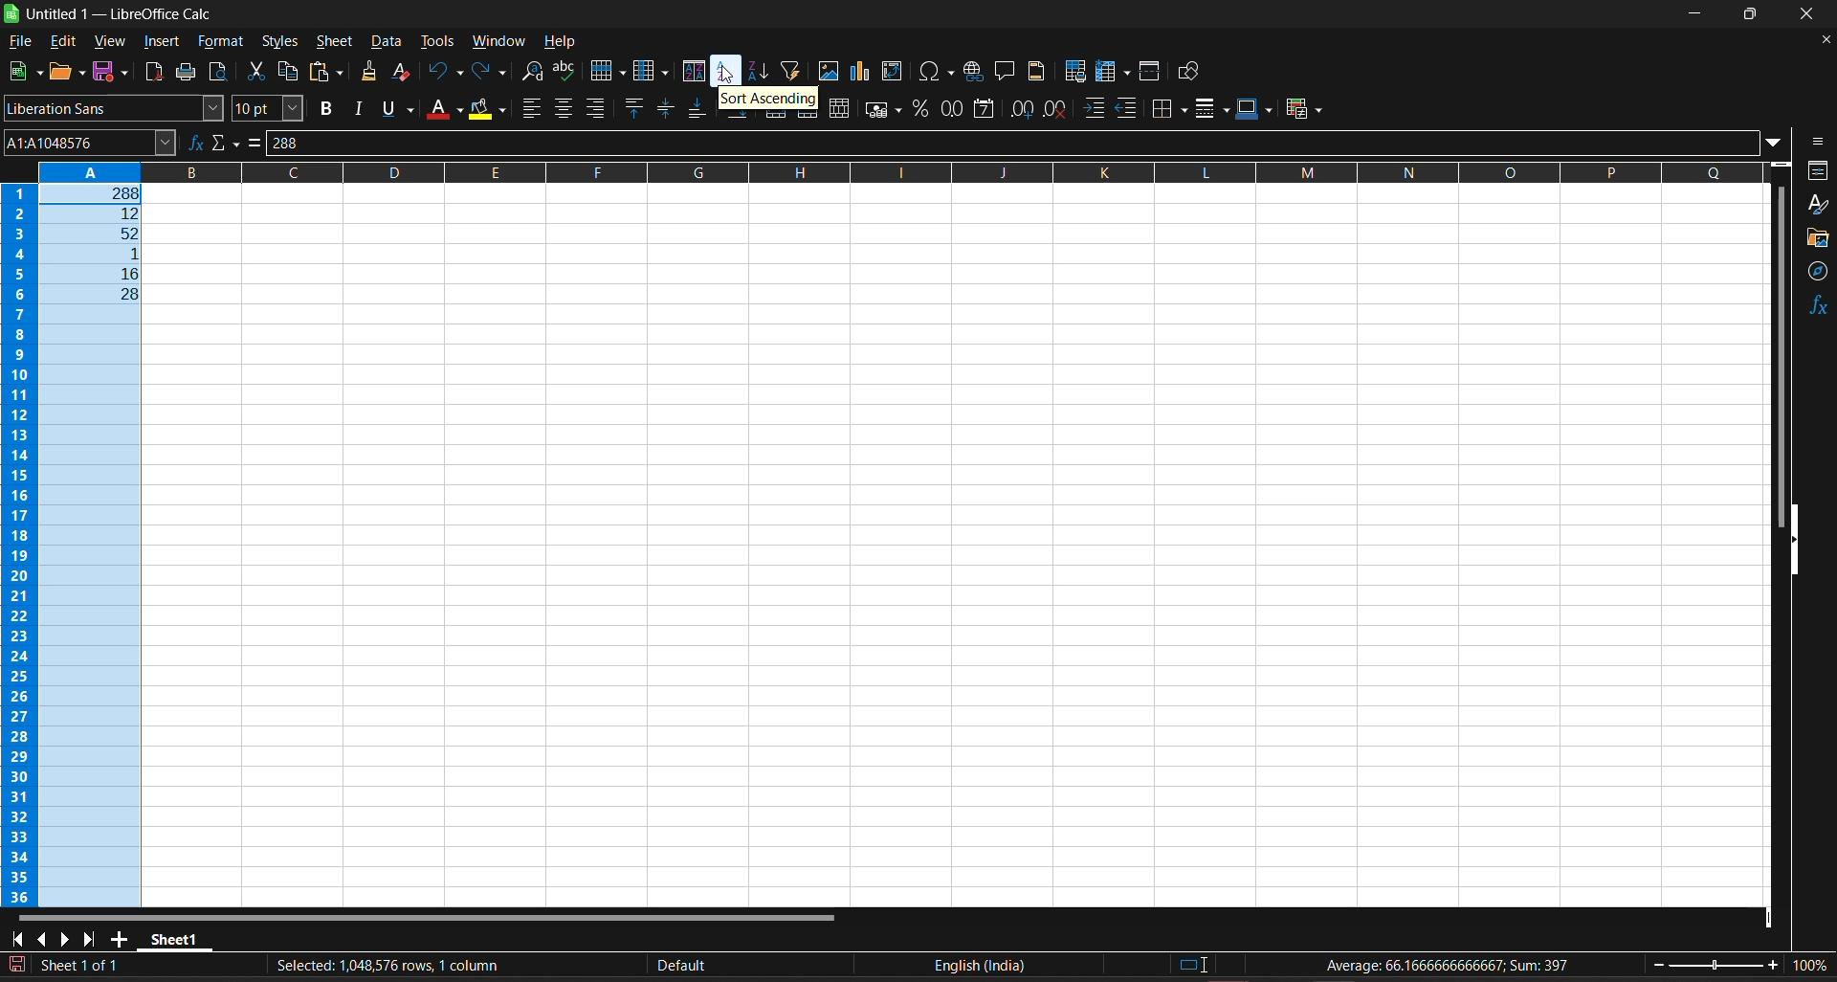 The image size is (1837, 982). I want to click on align left, so click(530, 107).